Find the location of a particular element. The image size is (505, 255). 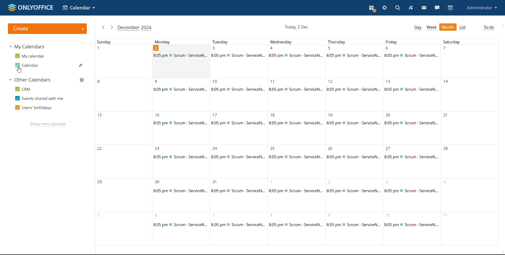

9 is located at coordinates (181, 94).